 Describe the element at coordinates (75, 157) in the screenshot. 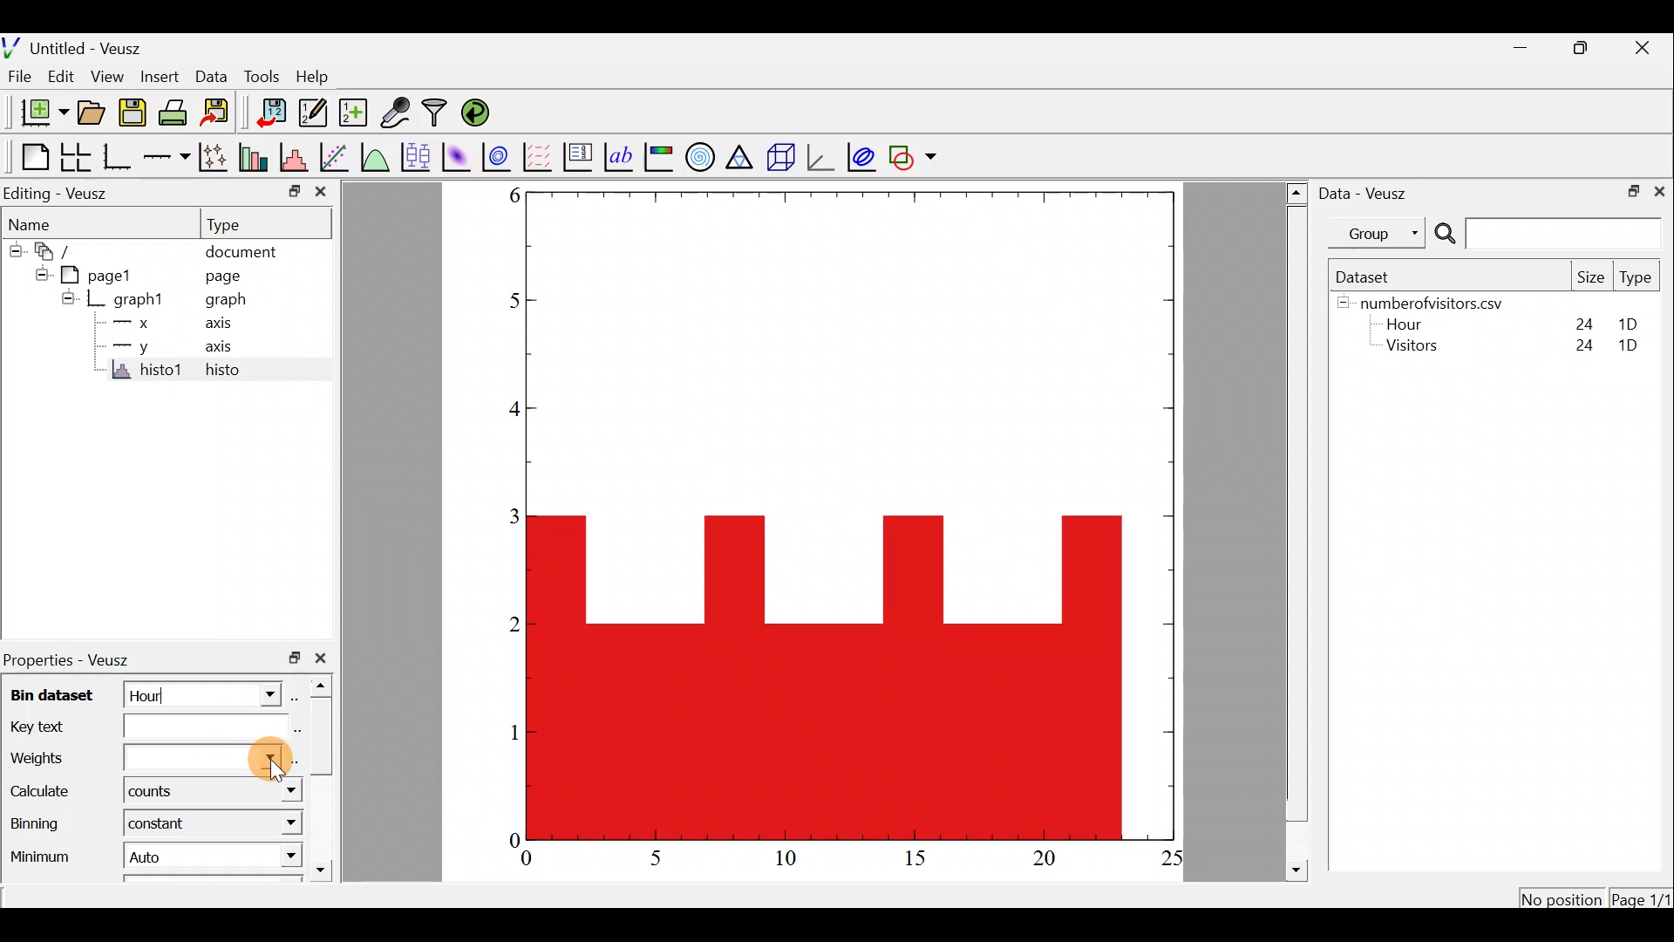

I see `arrange graphs in a grid` at that location.